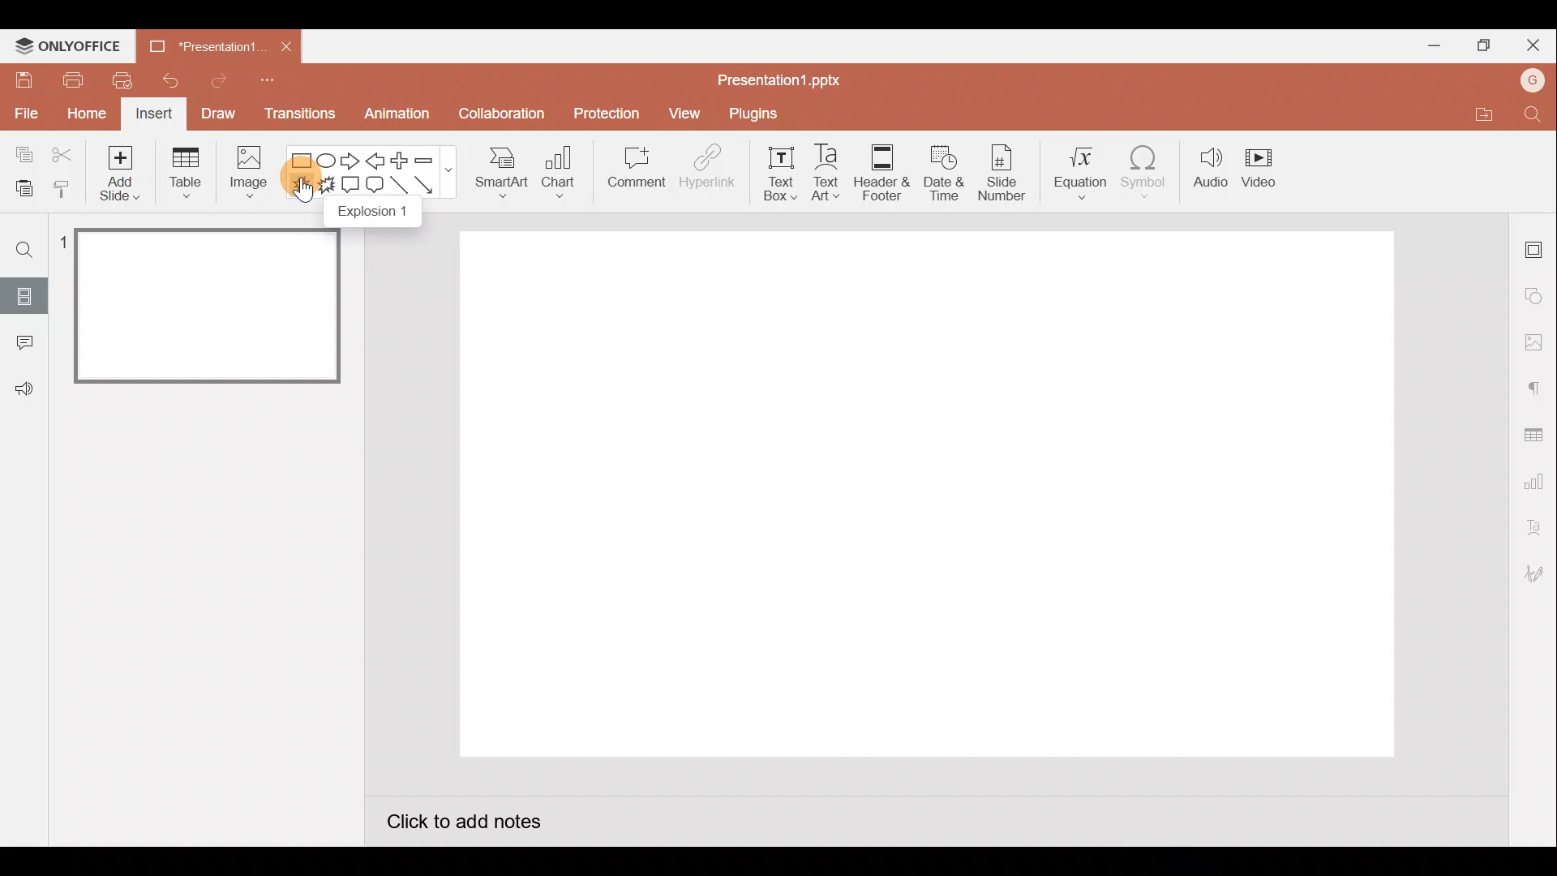 The width and height of the screenshot is (1557, 876). What do you see at coordinates (352, 187) in the screenshot?
I see `Rectangular callout` at bounding box center [352, 187].